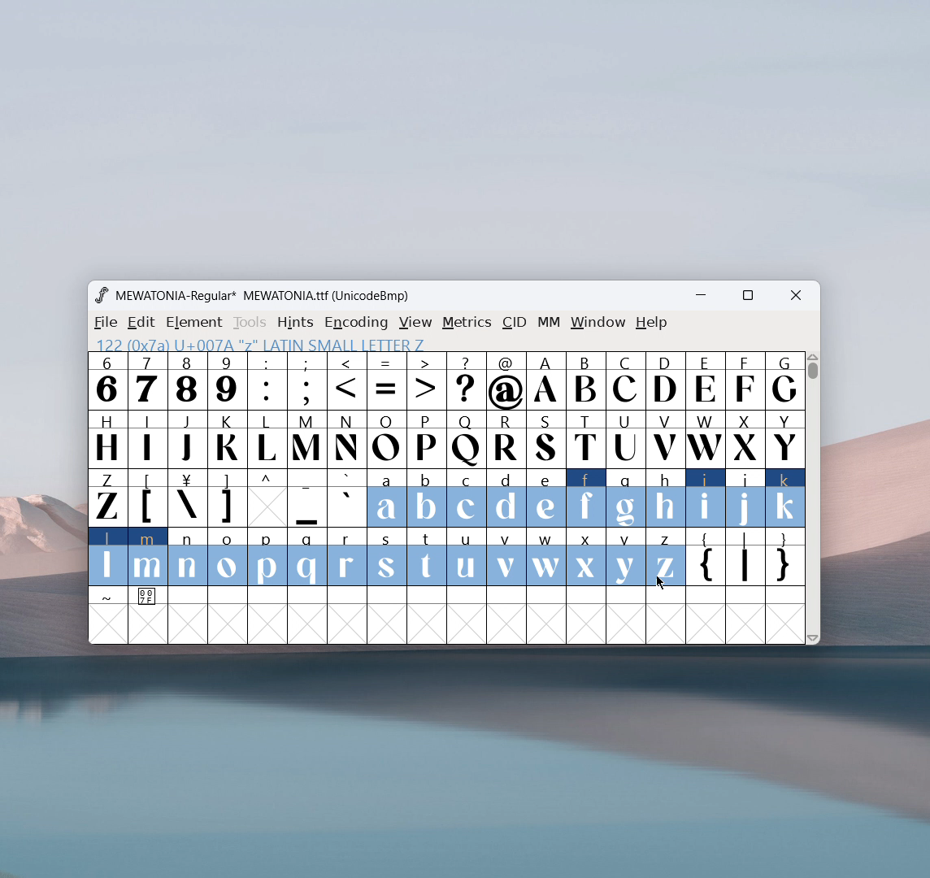 This screenshot has width=930, height=878. I want to click on O, so click(387, 439).